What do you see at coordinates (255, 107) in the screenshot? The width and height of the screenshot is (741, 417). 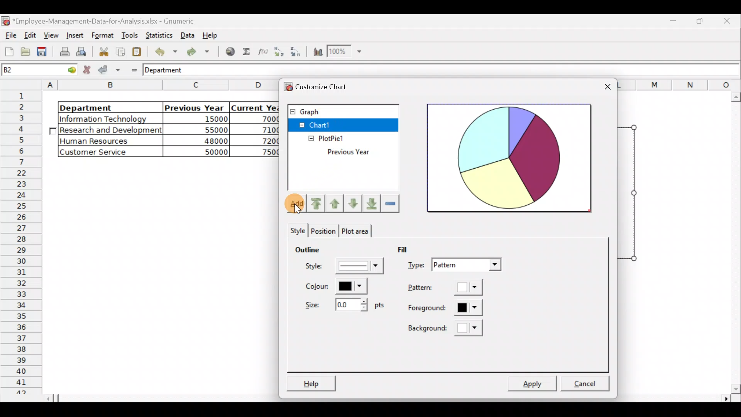 I see `Current Year` at bounding box center [255, 107].